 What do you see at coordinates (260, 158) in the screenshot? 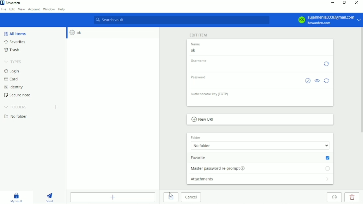
I see `Favorite` at bounding box center [260, 158].